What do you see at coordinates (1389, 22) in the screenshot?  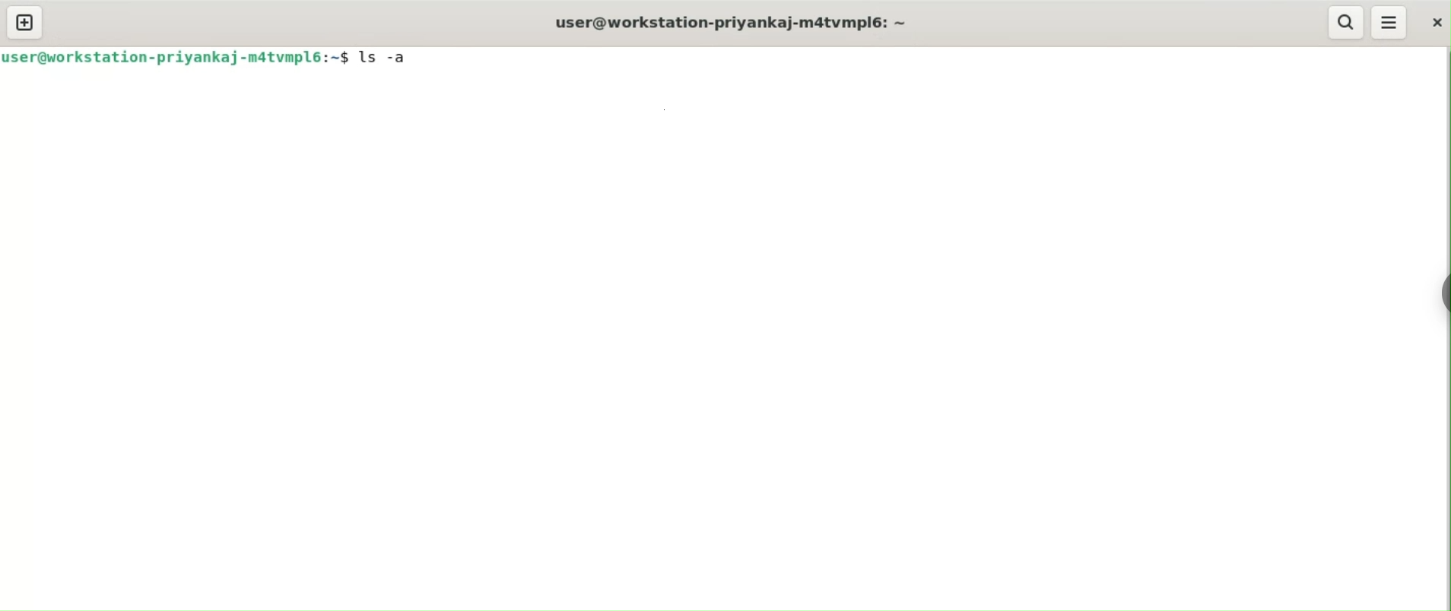 I see `menu` at bounding box center [1389, 22].